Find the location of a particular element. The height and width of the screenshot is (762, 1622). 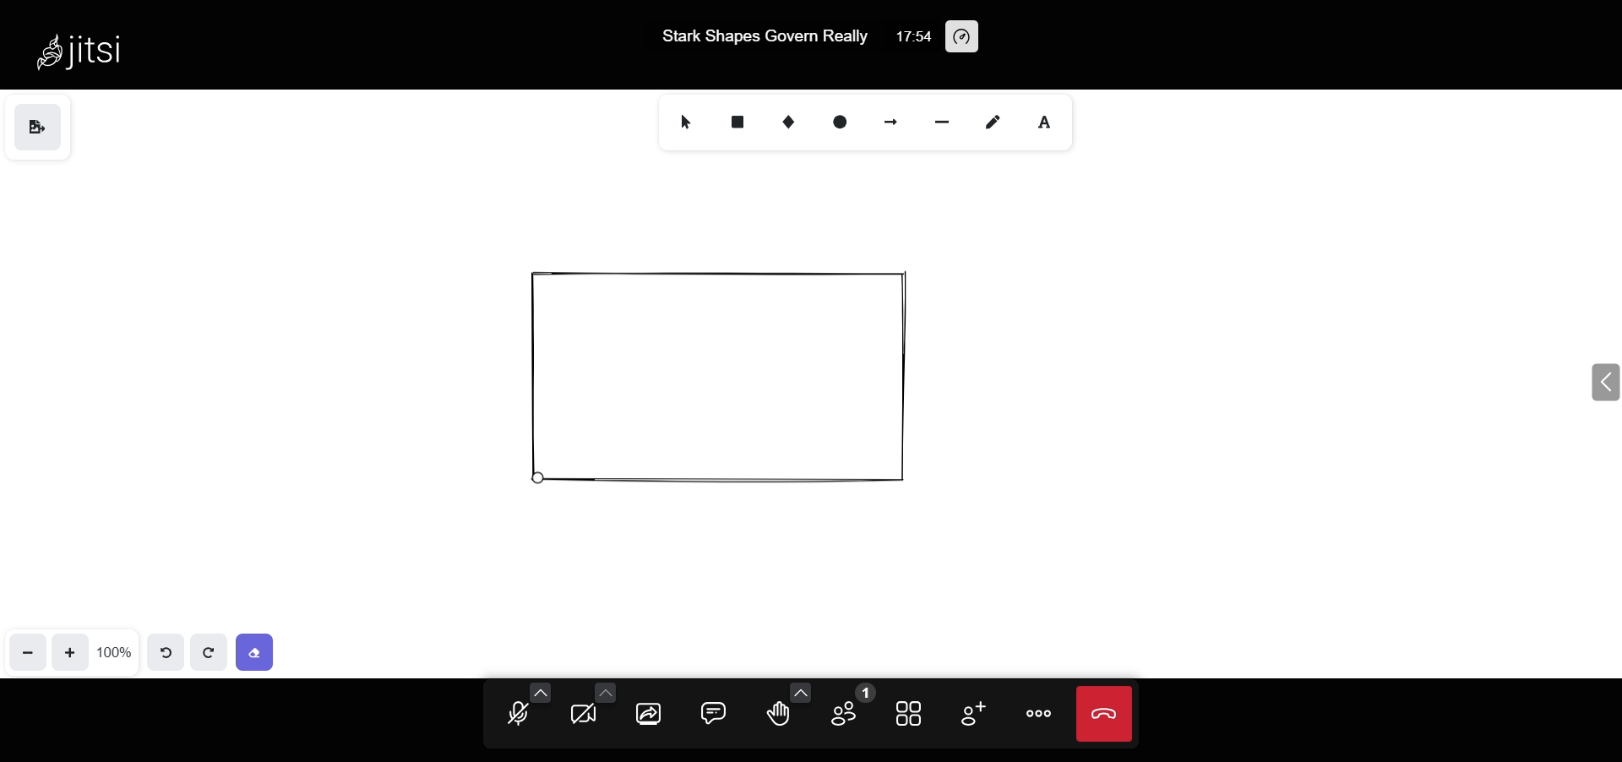

content is located at coordinates (726, 381).